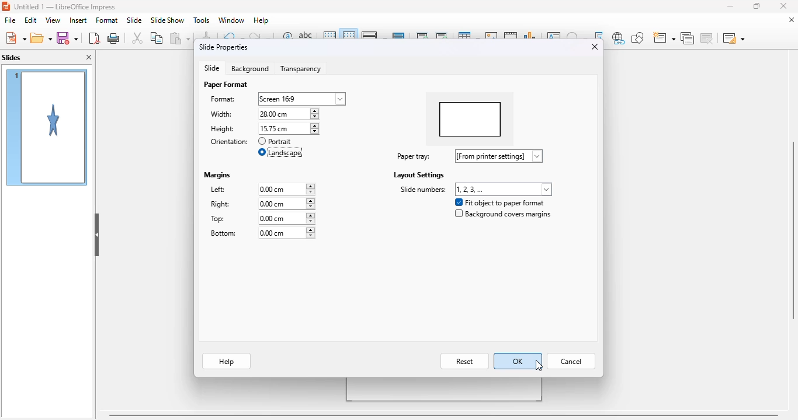 This screenshot has height=420, width=798. What do you see at coordinates (687, 38) in the screenshot?
I see `duplicate slide` at bounding box center [687, 38].